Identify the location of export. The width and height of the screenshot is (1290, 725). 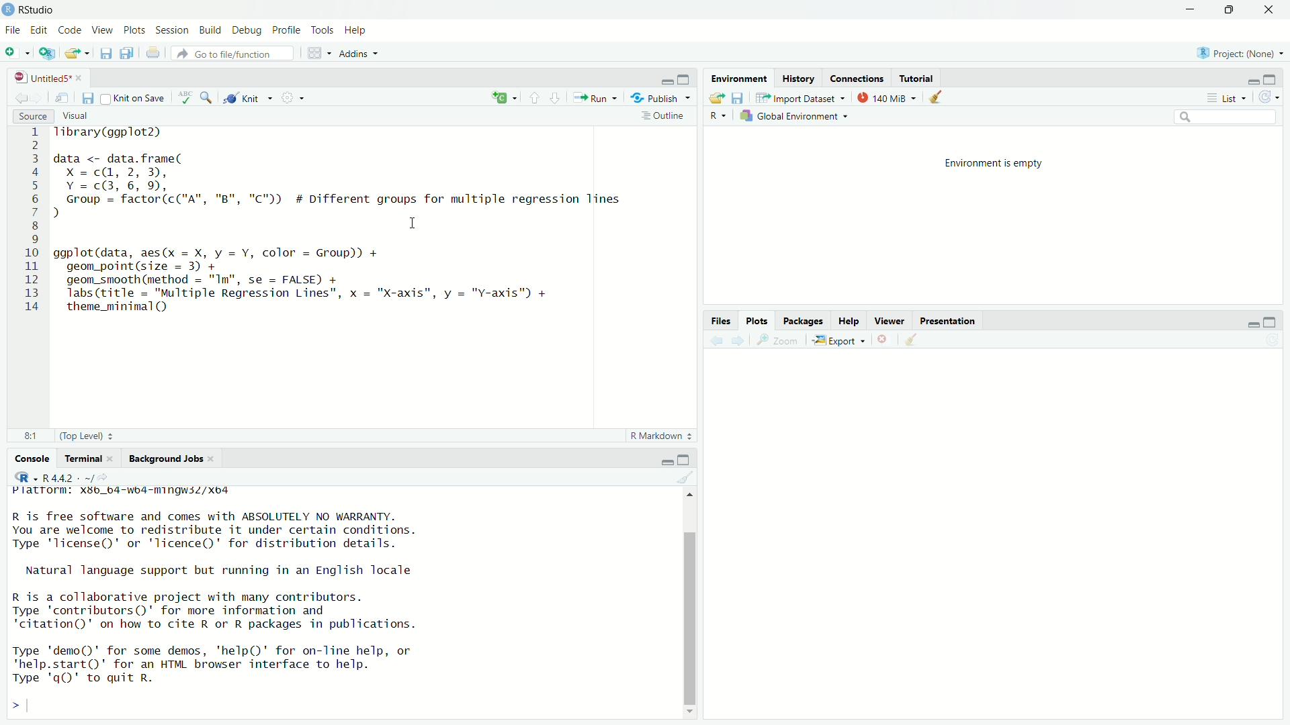
(75, 55).